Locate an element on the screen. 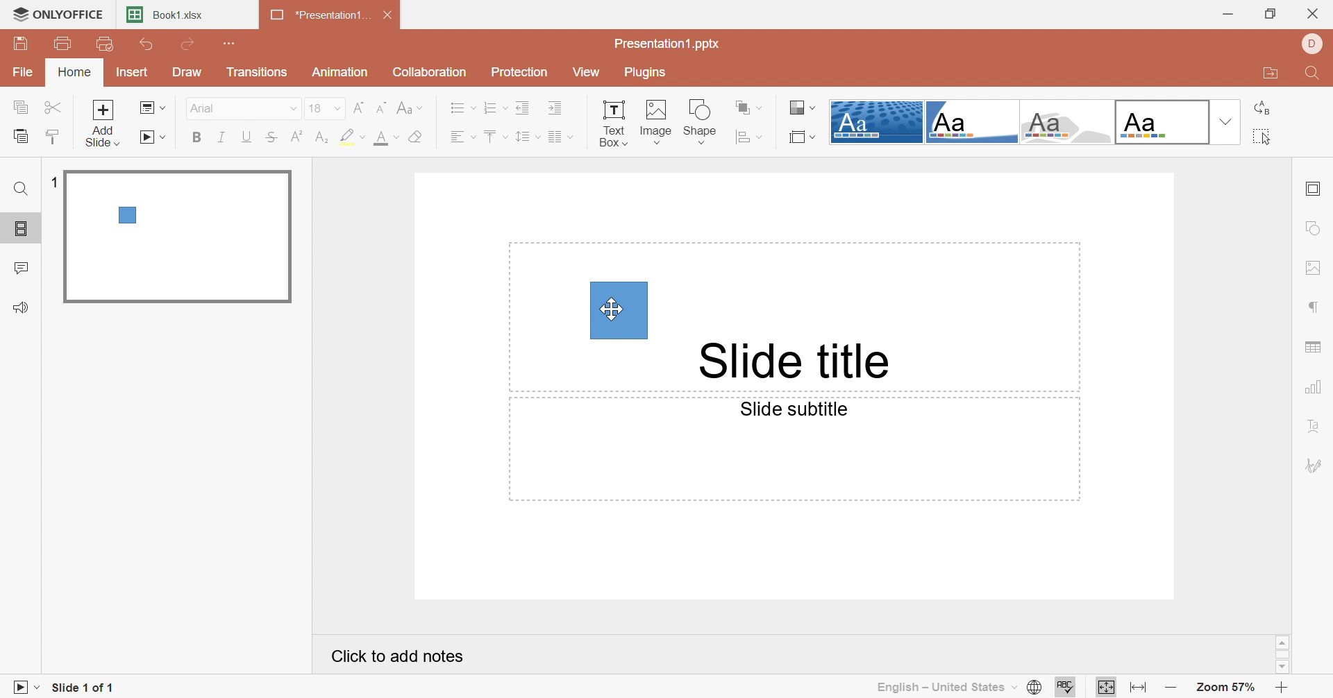  Paste is located at coordinates (20, 137).